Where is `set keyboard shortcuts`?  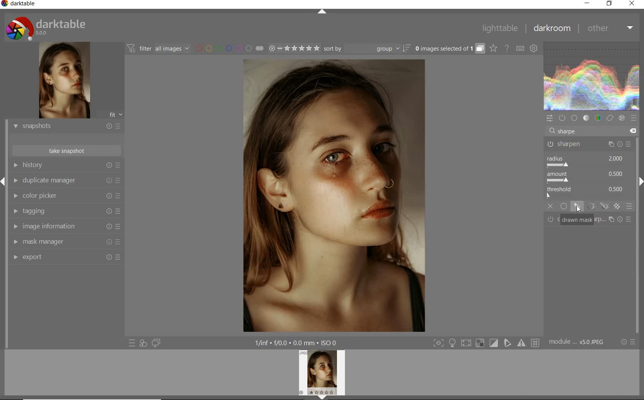
set keyboard shortcuts is located at coordinates (520, 49).